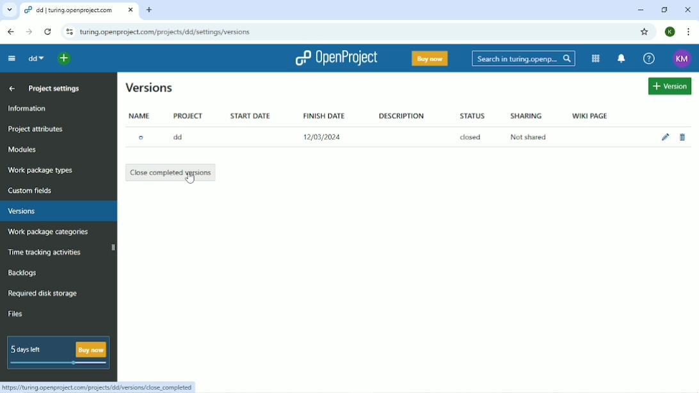 This screenshot has height=393, width=699. Describe the element at coordinates (13, 89) in the screenshot. I see `Up` at that location.